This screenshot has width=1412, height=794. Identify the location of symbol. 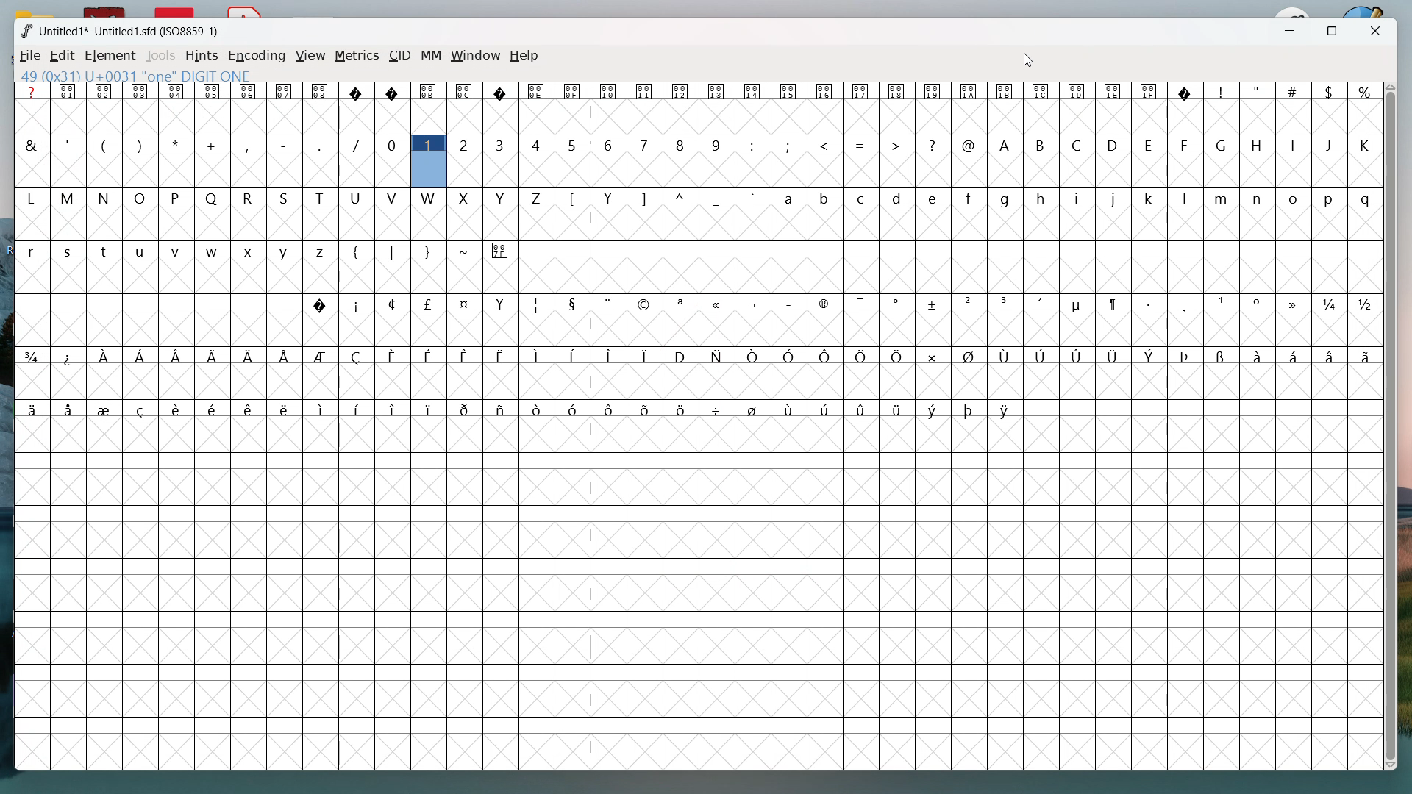
(360, 357).